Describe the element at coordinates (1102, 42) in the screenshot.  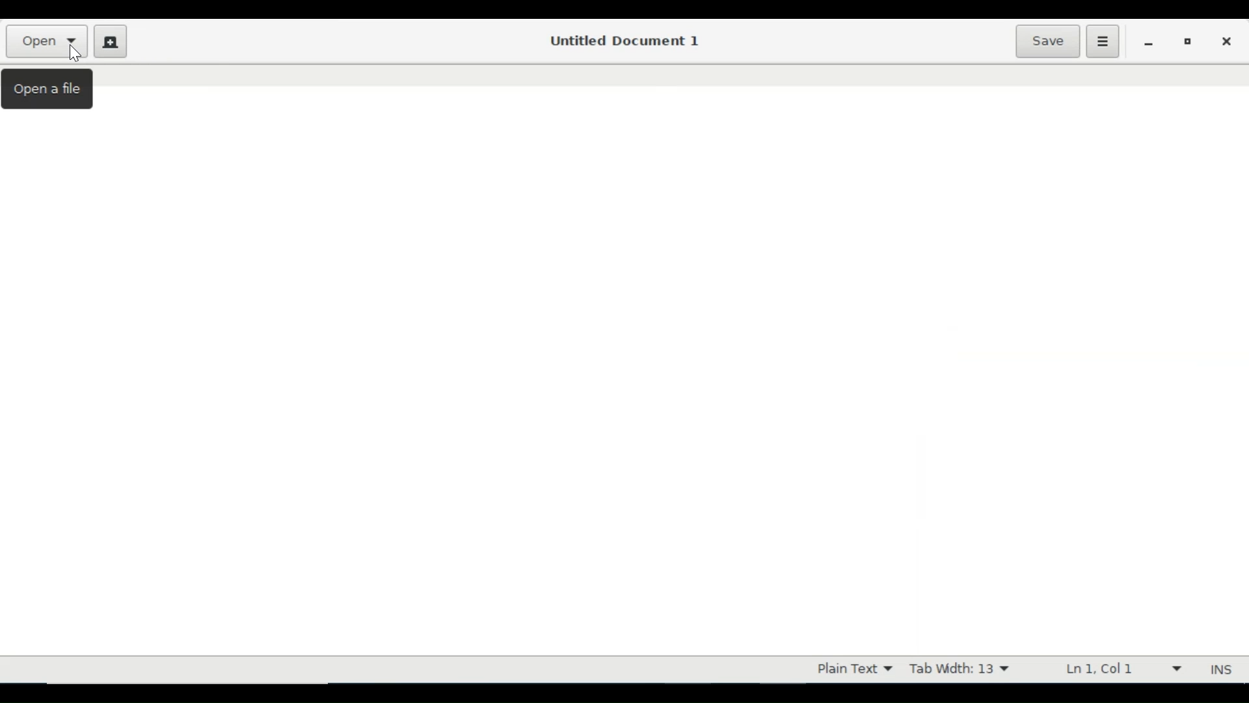
I see `Application menu` at that location.